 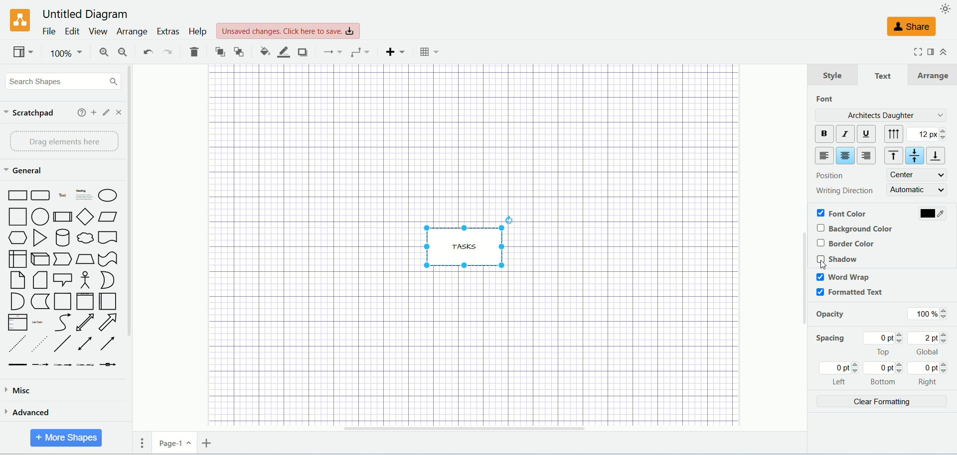 What do you see at coordinates (824, 264) in the screenshot?
I see `Cursor` at bounding box center [824, 264].